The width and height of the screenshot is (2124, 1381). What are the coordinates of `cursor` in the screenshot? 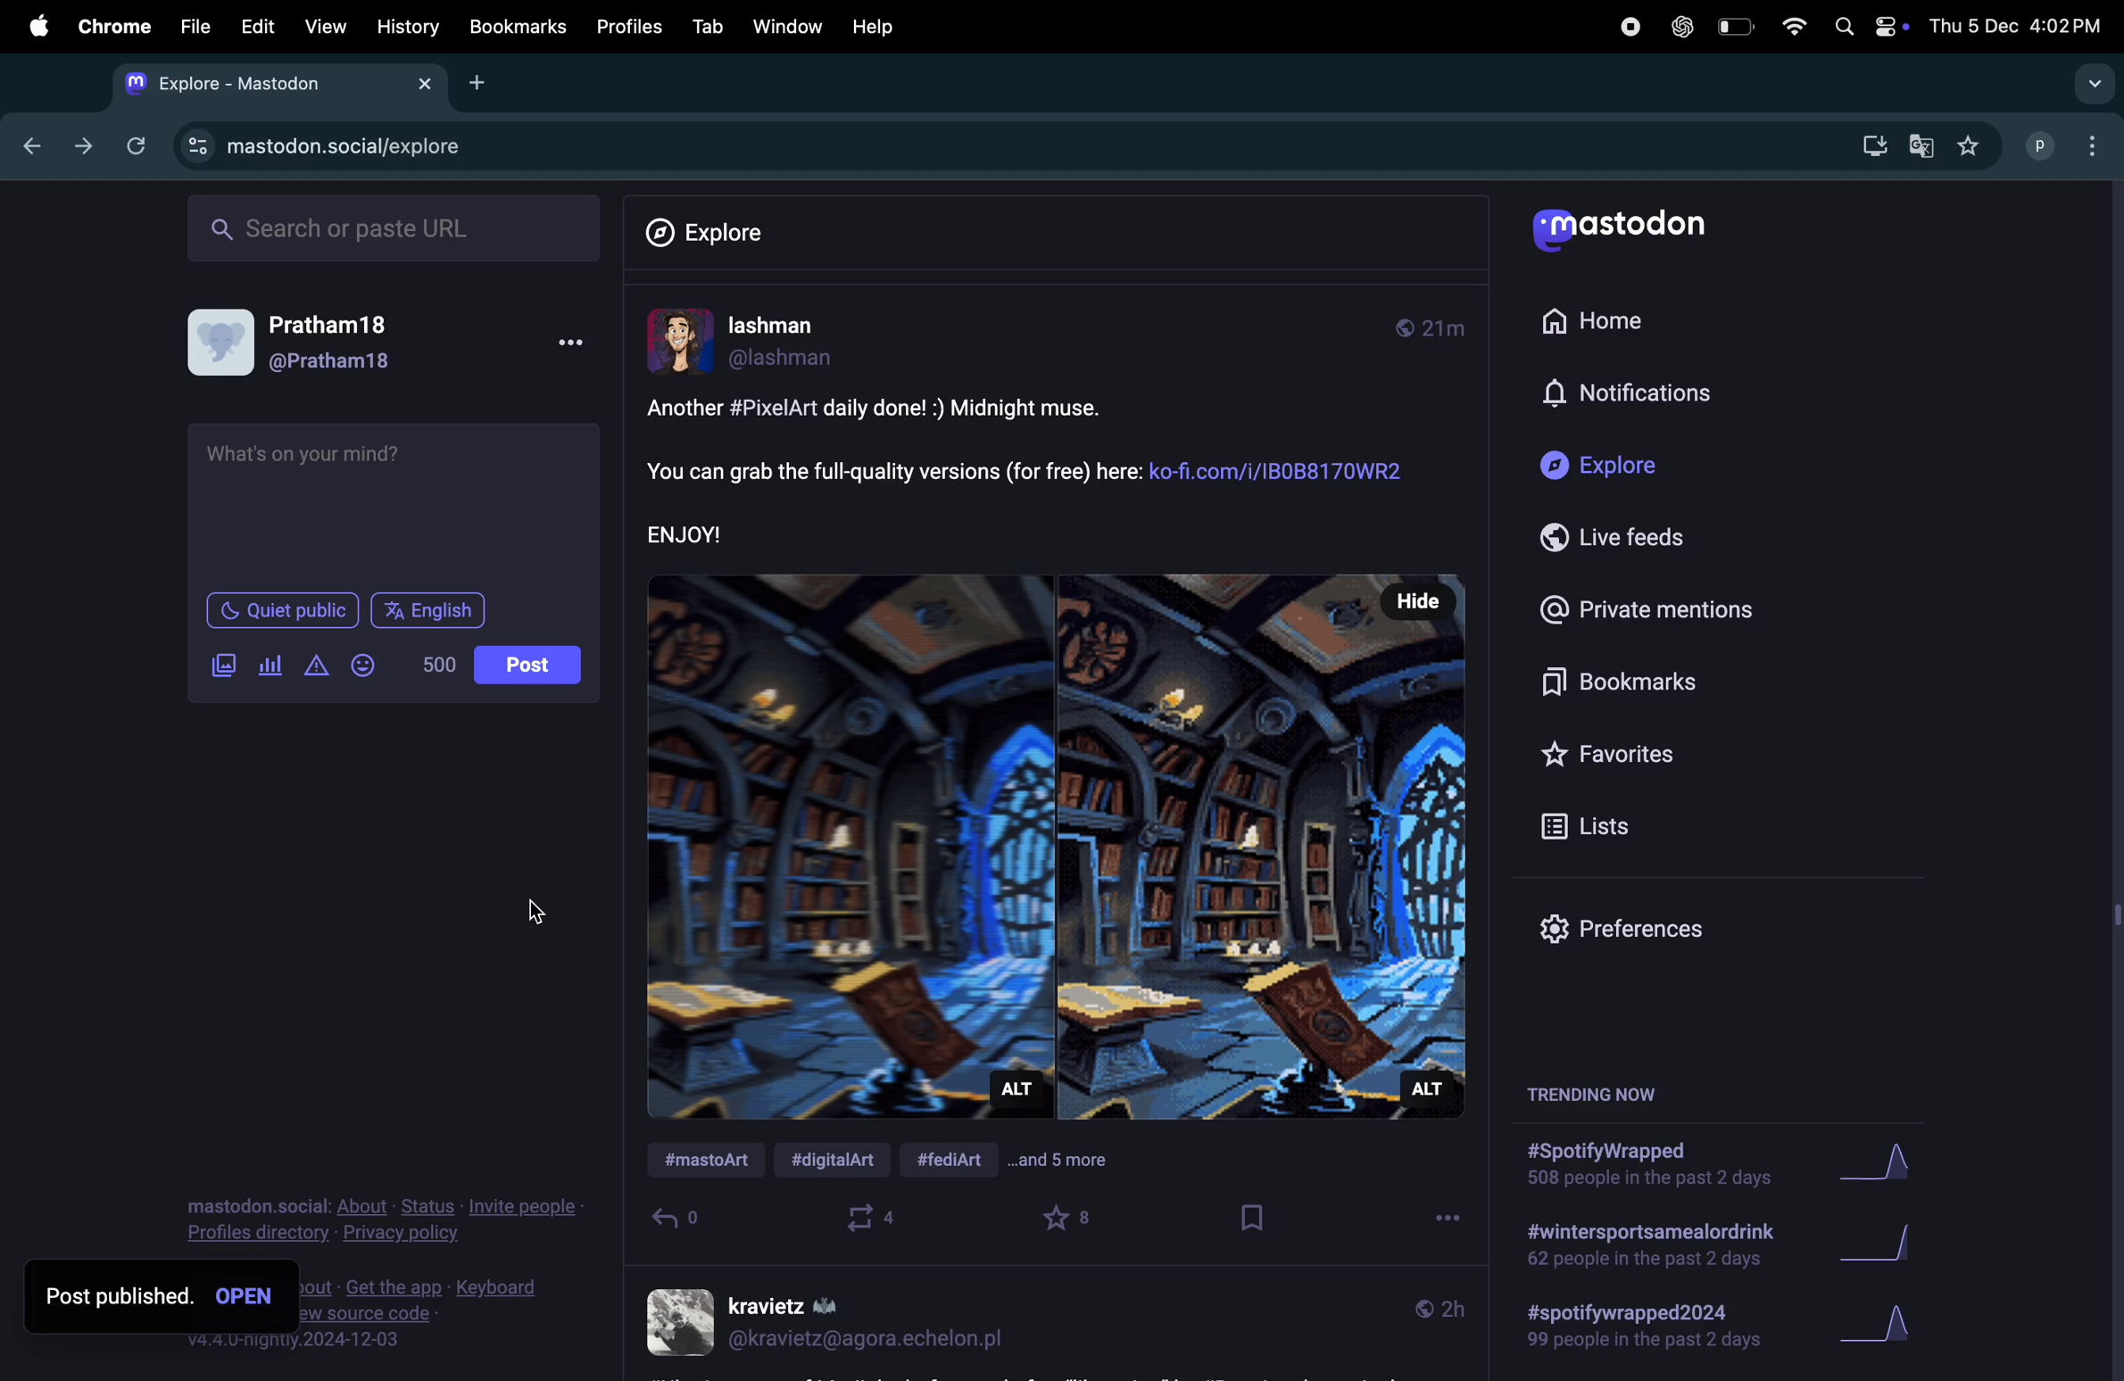 It's located at (541, 914).